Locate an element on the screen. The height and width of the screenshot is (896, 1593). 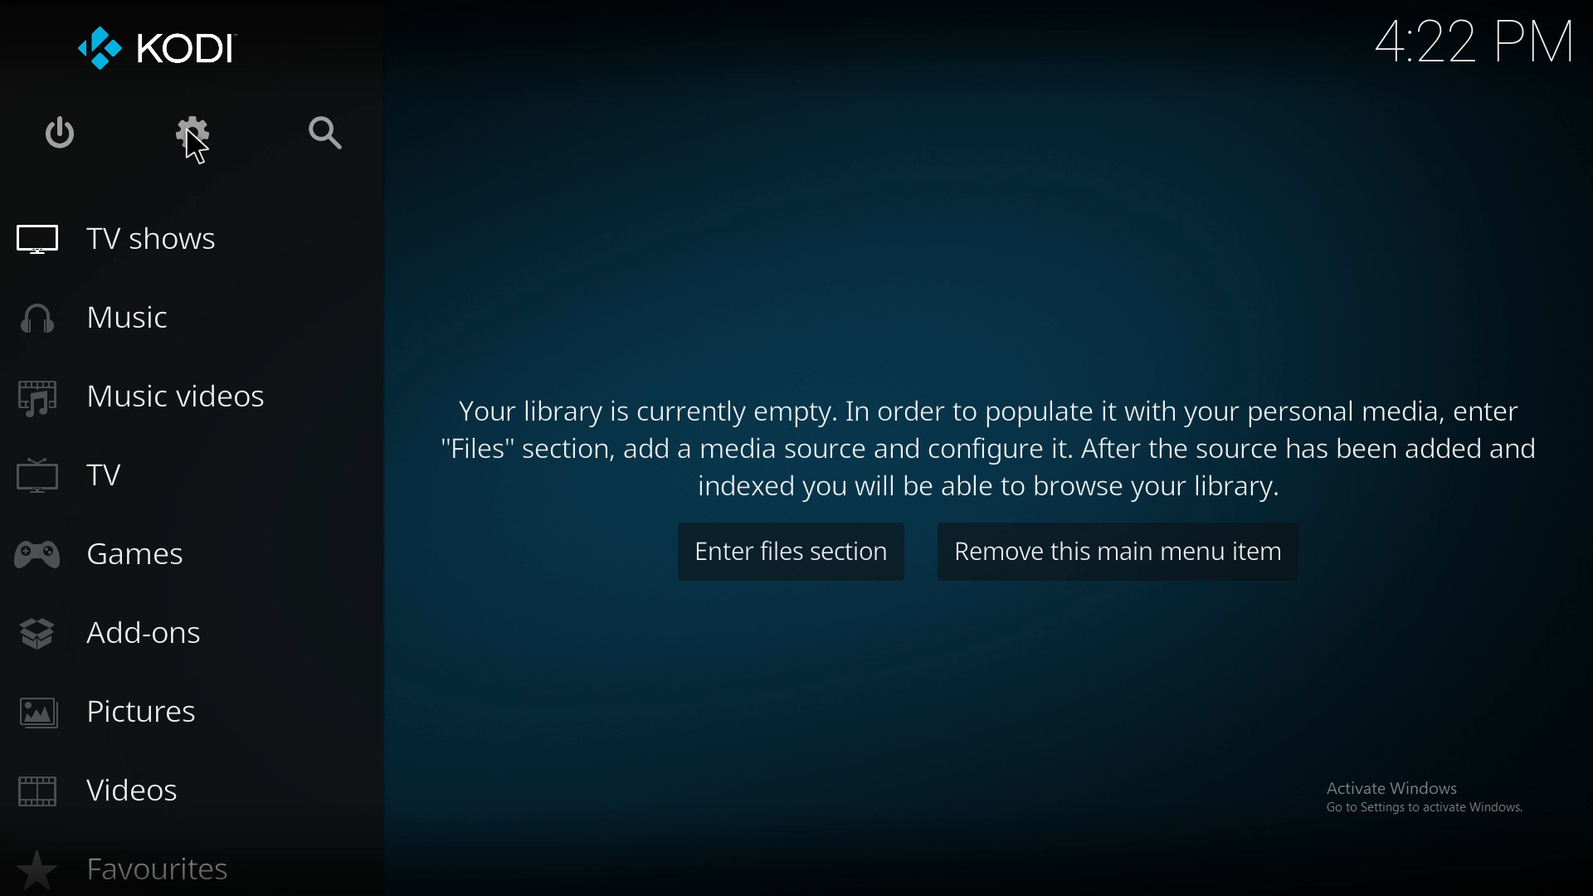
music videos is located at coordinates (159, 397).